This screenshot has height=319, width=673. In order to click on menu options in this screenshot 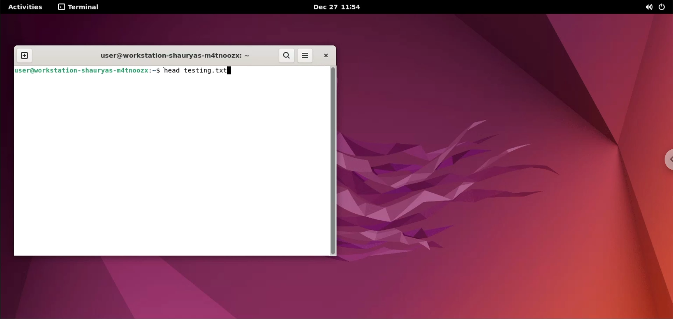, I will do `click(306, 55)`.